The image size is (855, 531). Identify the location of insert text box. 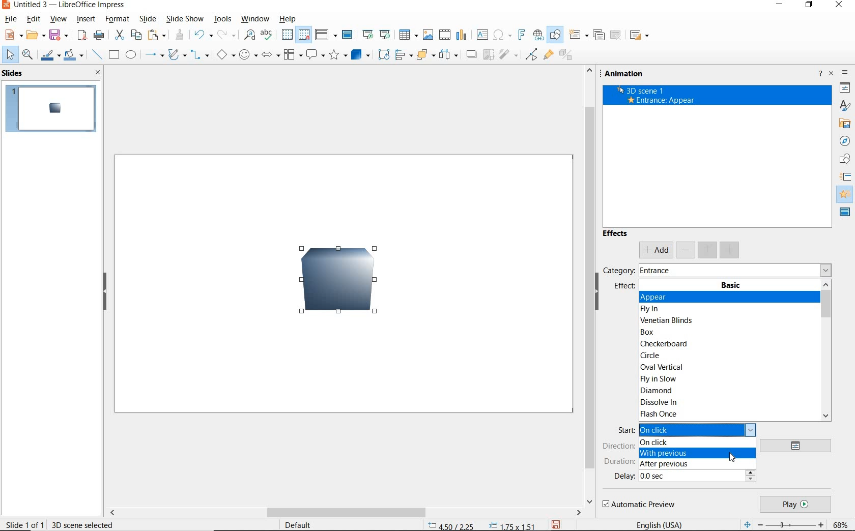
(481, 35).